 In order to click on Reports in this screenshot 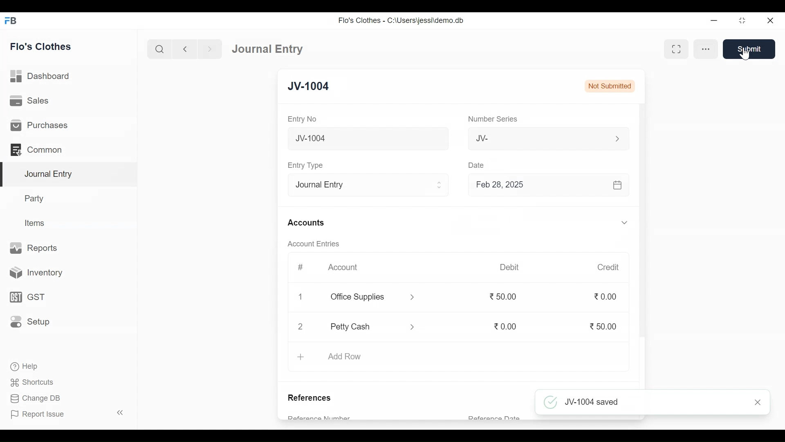, I will do `click(34, 247)`.